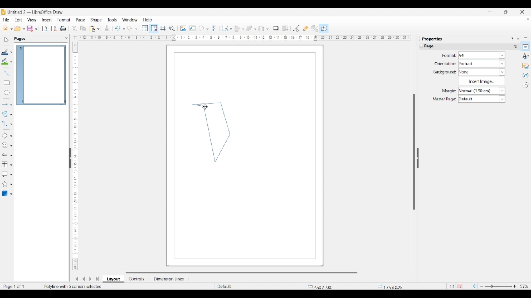  What do you see at coordinates (315, 29) in the screenshot?
I see `Toggle extrusion` at bounding box center [315, 29].